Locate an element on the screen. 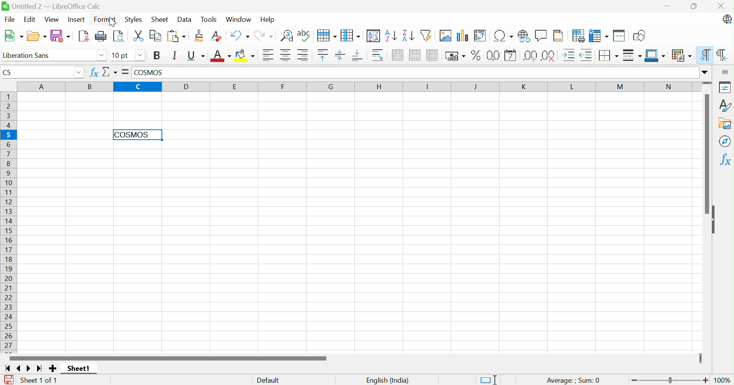 The height and width of the screenshot is (385, 734). Gallery is located at coordinates (726, 124).